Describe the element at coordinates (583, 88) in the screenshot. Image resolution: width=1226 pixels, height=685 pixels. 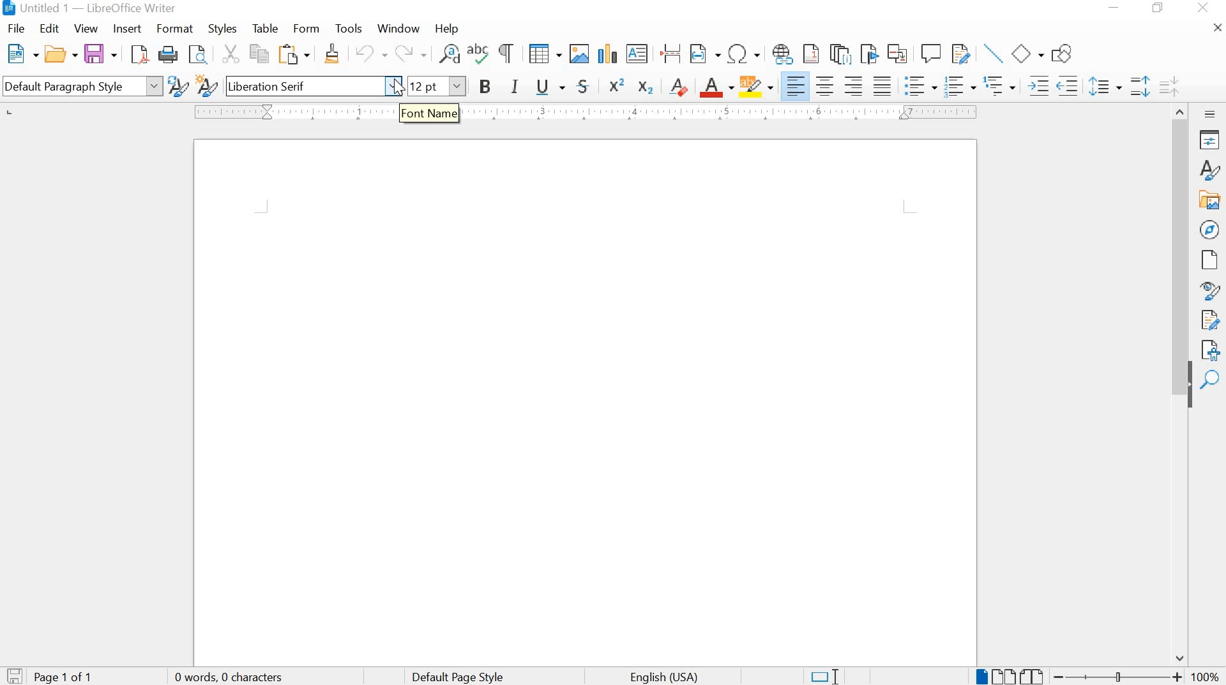
I see `STRIKETHROUGH` at that location.